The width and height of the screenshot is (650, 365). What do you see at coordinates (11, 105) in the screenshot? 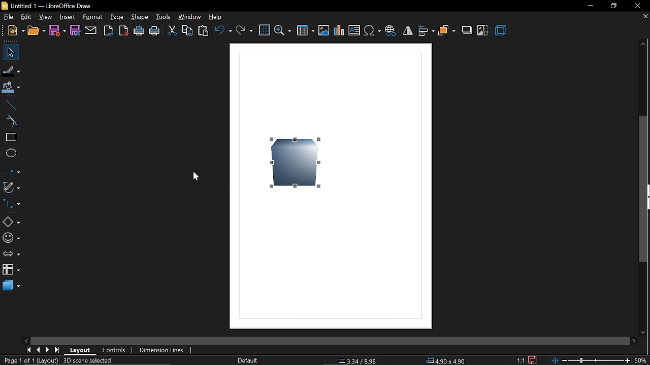
I see `line` at bounding box center [11, 105].